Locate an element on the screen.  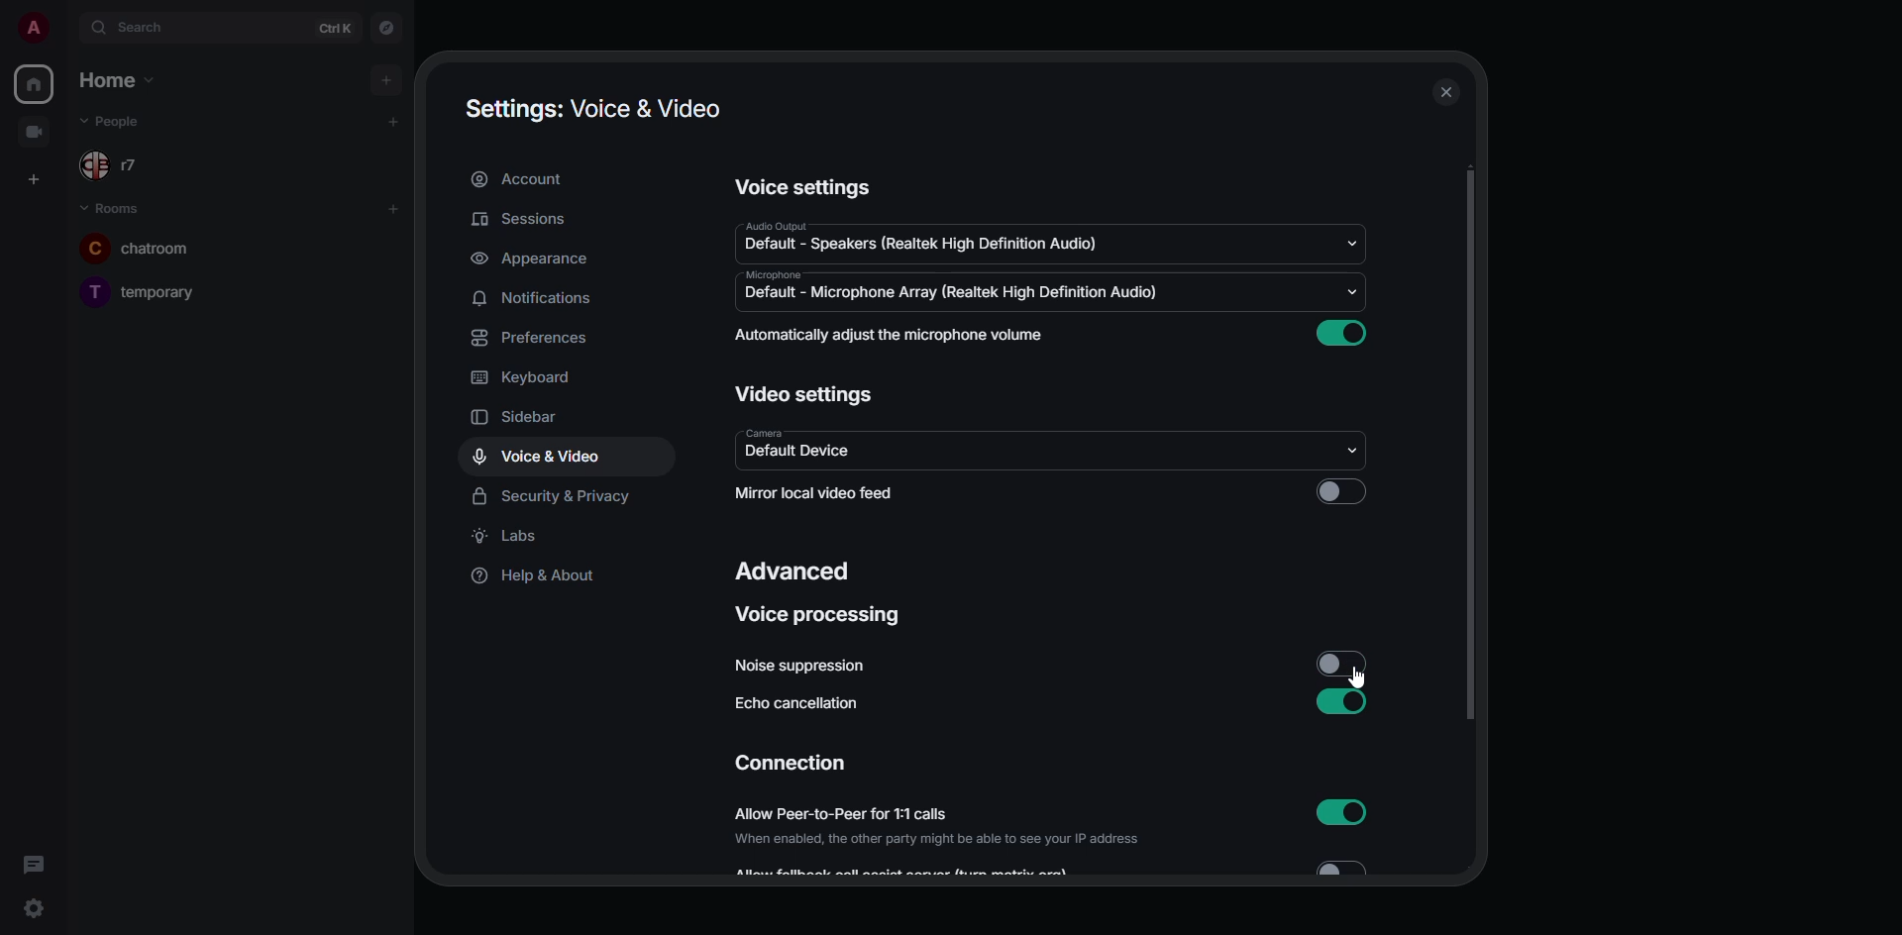
profile is located at coordinates (34, 29).